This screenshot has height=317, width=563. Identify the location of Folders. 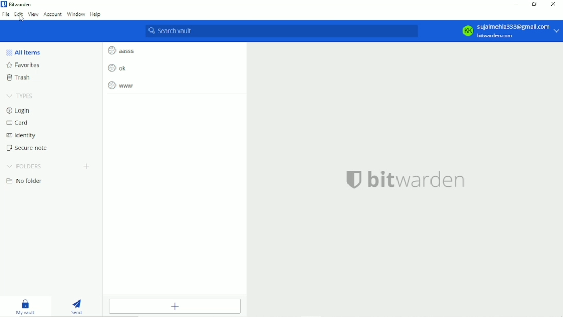
(24, 166).